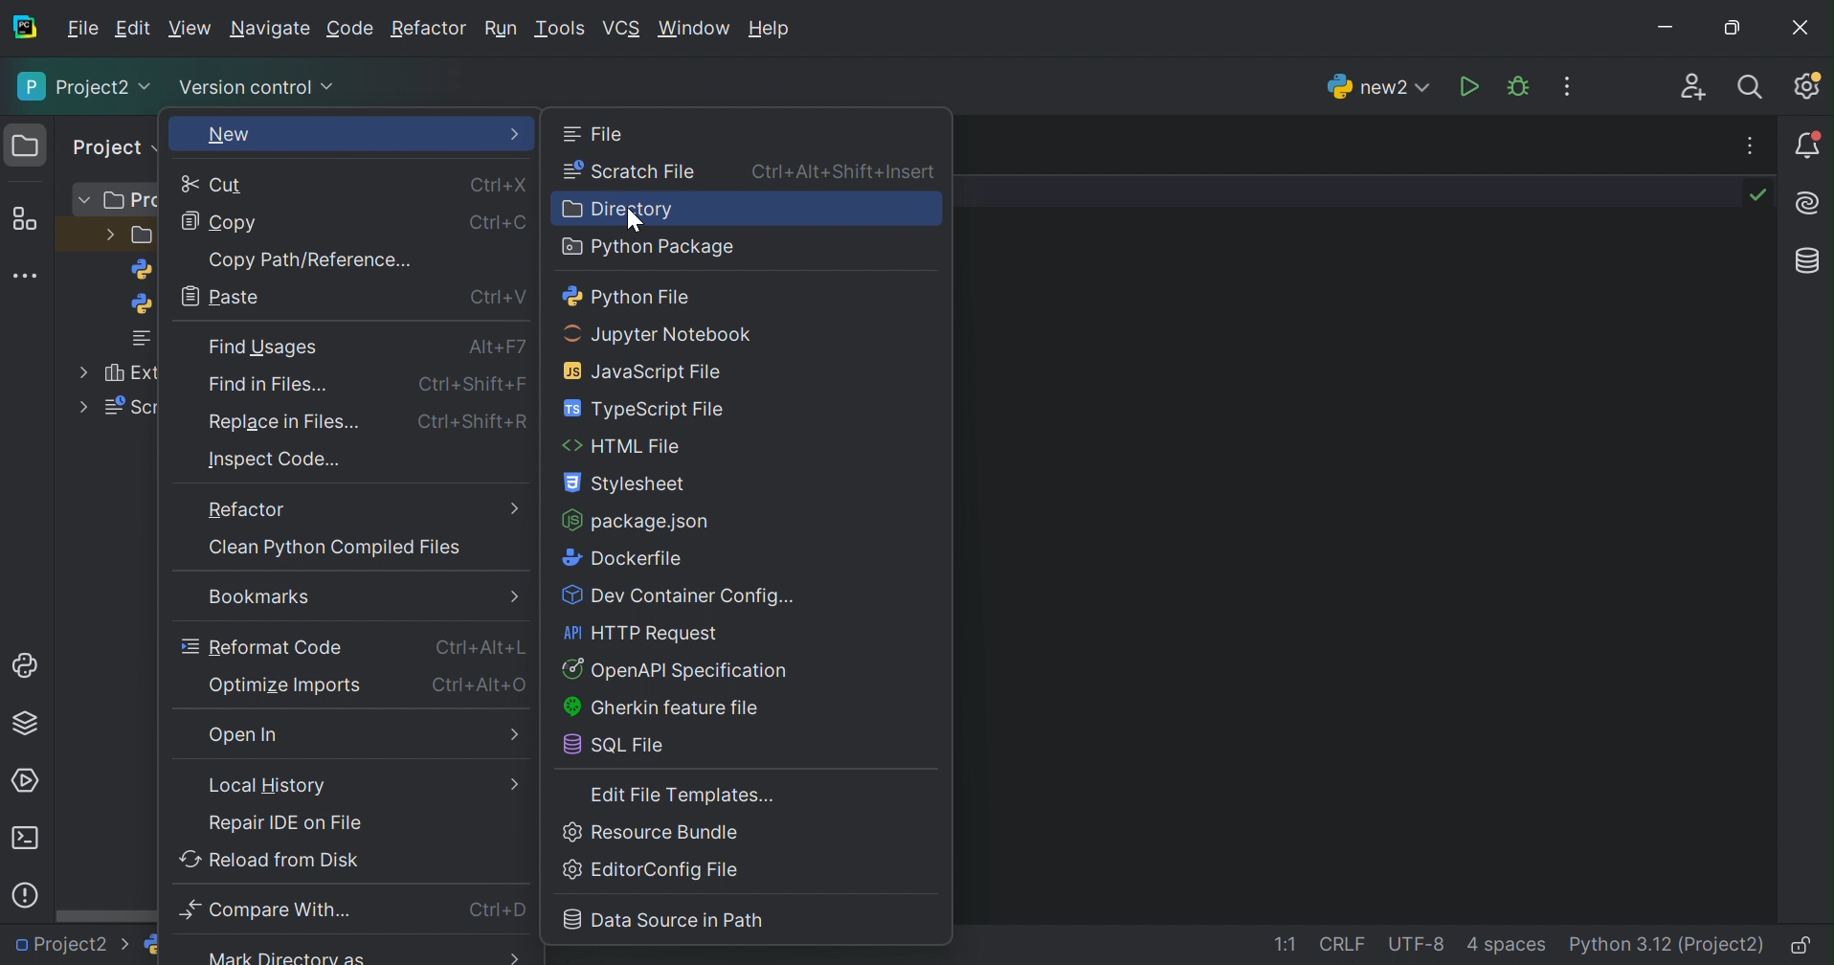 The height and width of the screenshot is (965, 1834). Describe the element at coordinates (514, 508) in the screenshot. I see `More` at that location.